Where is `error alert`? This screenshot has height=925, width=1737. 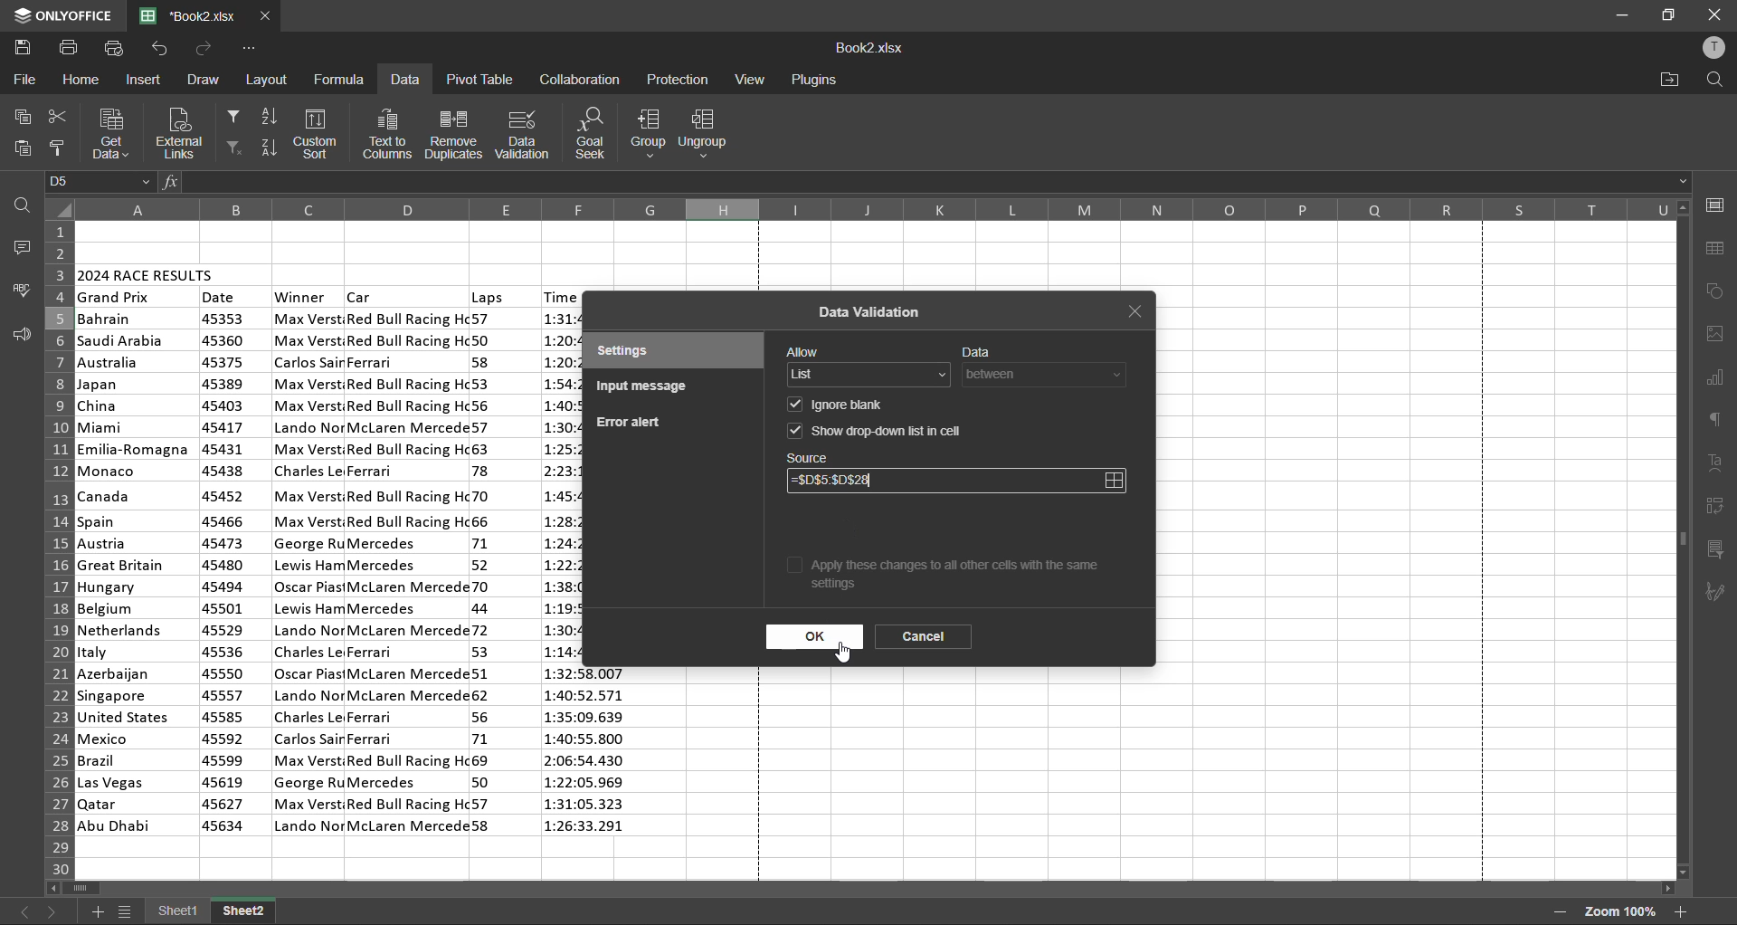 error alert is located at coordinates (628, 423).